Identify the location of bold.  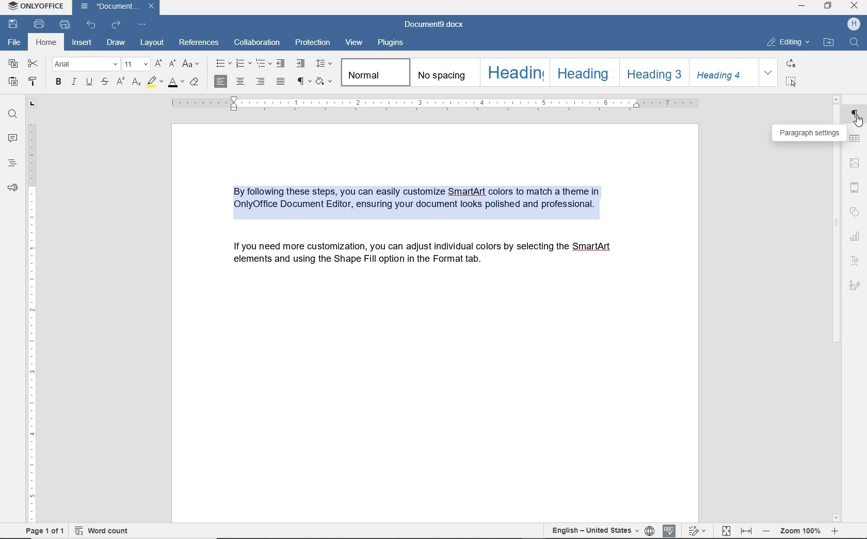
(58, 81).